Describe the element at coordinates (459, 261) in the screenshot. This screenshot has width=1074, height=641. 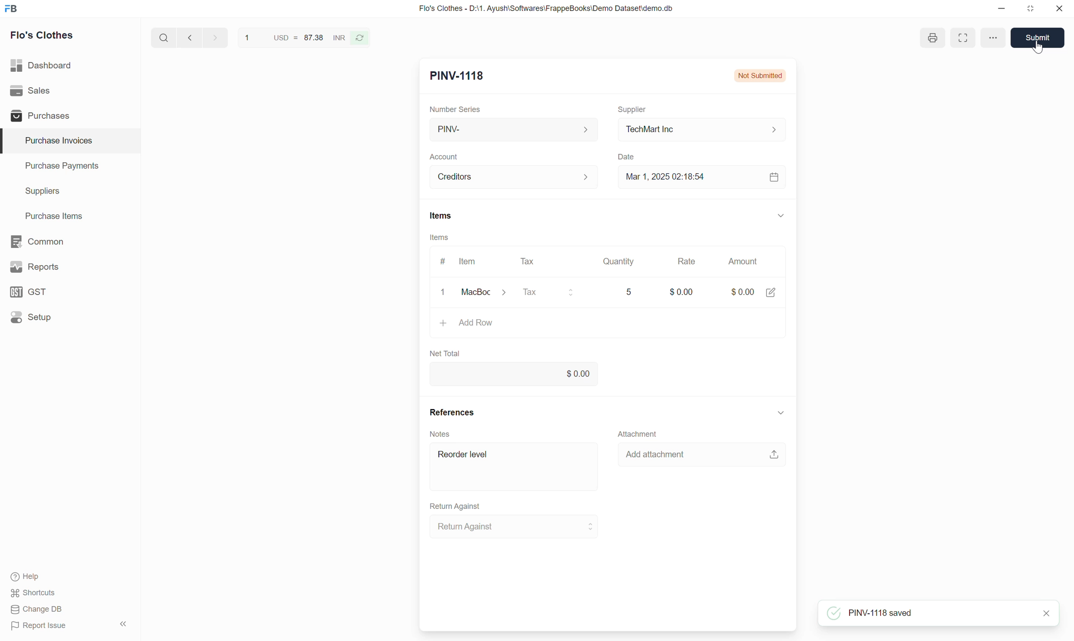
I see `# Item` at that location.